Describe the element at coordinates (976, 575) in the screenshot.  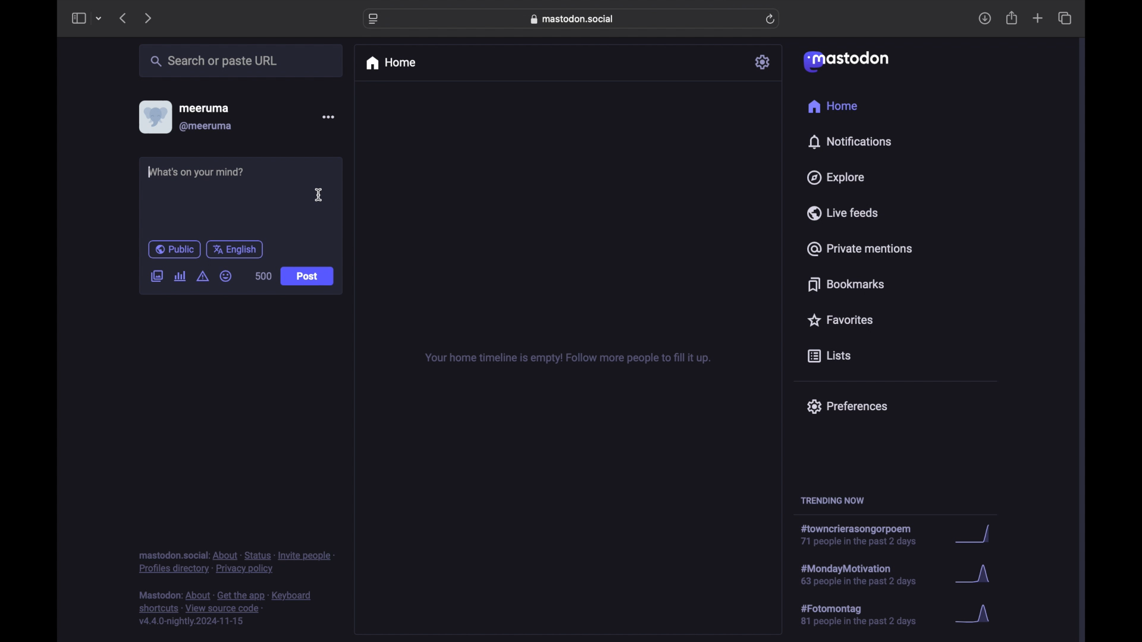
I see `graph` at that location.